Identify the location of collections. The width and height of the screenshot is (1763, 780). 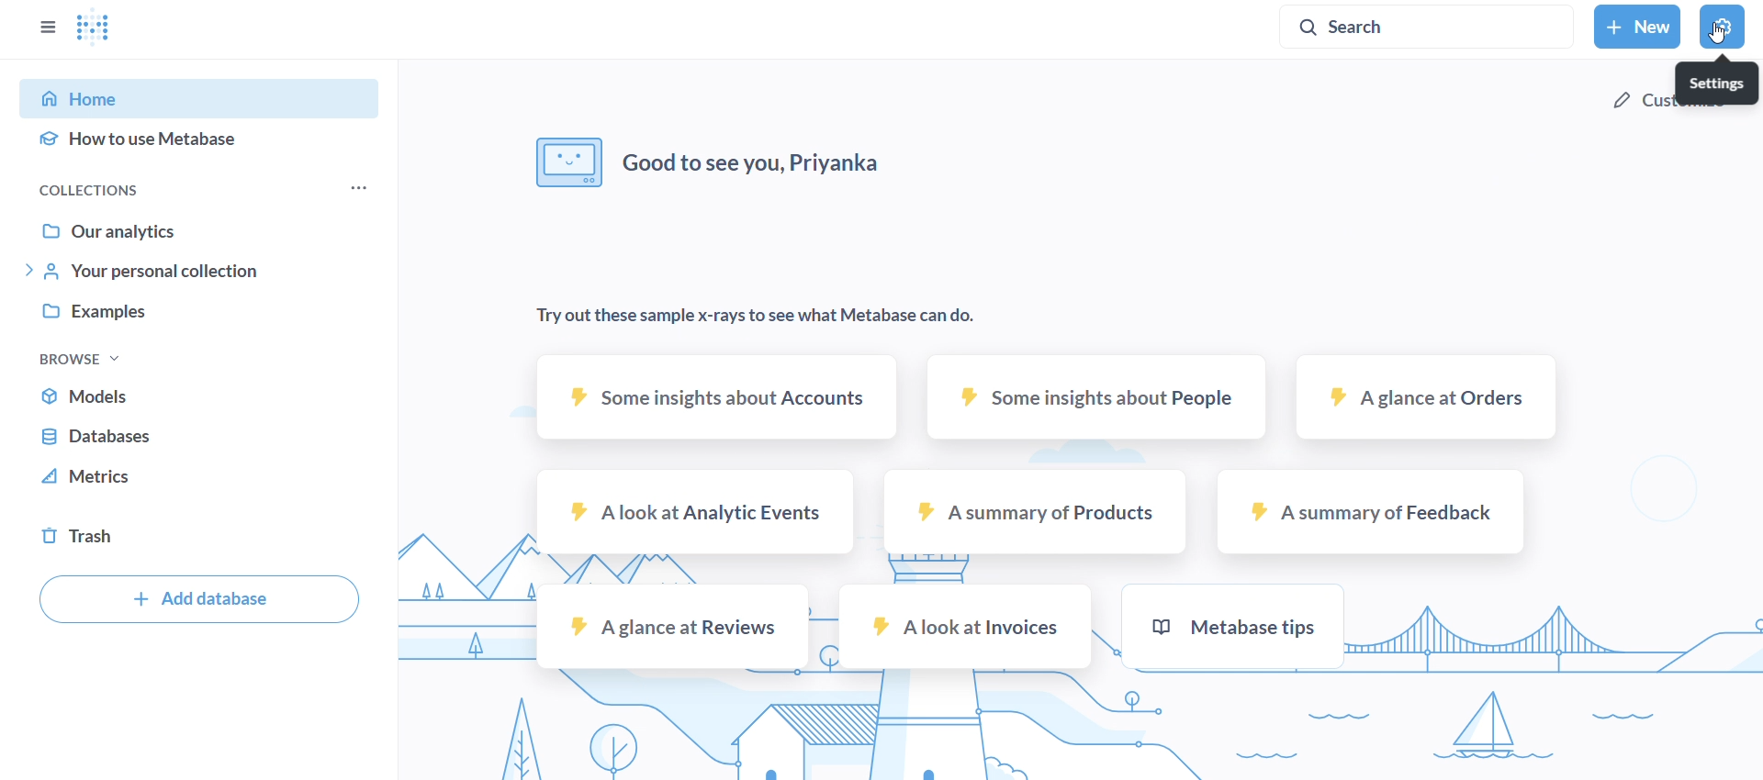
(133, 188).